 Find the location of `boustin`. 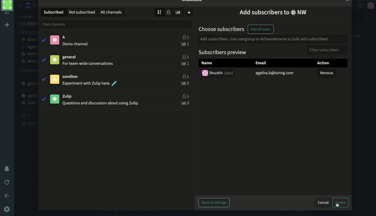

boustin is located at coordinates (218, 73).